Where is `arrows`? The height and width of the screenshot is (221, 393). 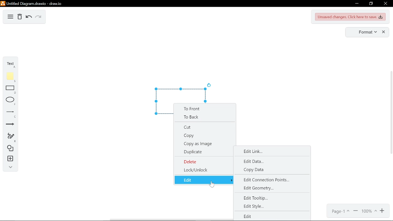 arrows is located at coordinates (10, 125).